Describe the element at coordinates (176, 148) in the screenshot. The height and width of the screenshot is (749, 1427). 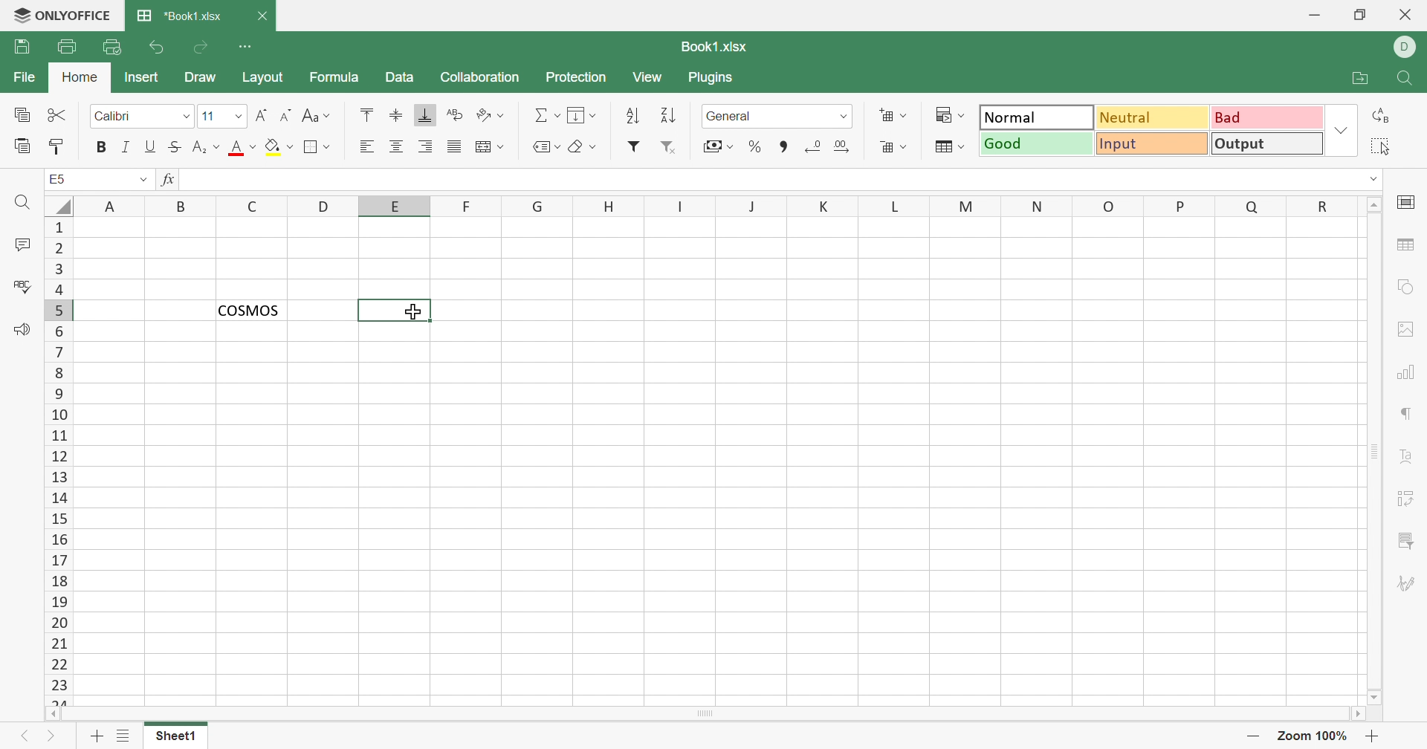
I see `Strikethrough` at that location.